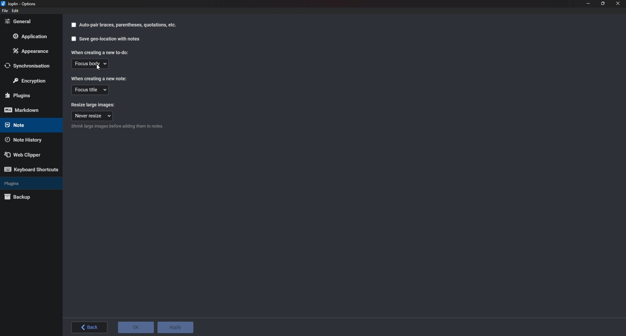 This screenshot has width=626, height=336. I want to click on File, so click(5, 11).